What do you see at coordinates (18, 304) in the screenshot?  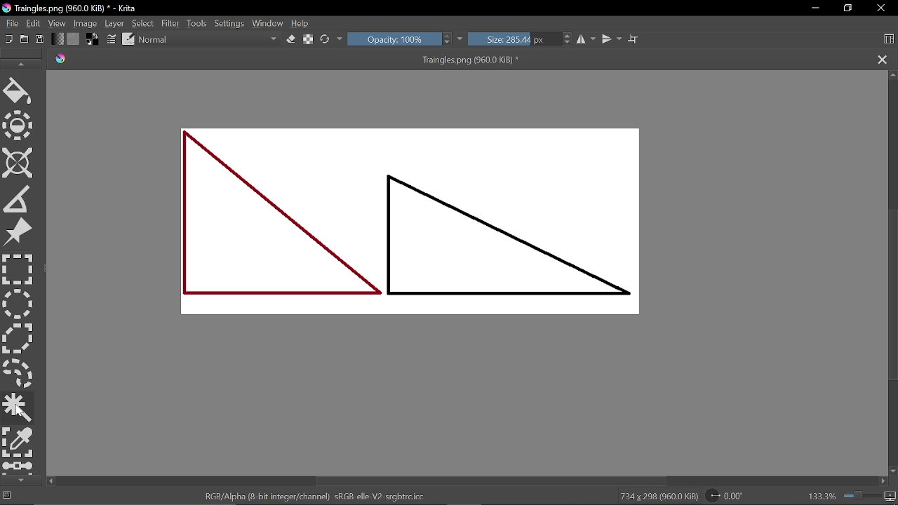 I see `Ellipse select tool` at bounding box center [18, 304].